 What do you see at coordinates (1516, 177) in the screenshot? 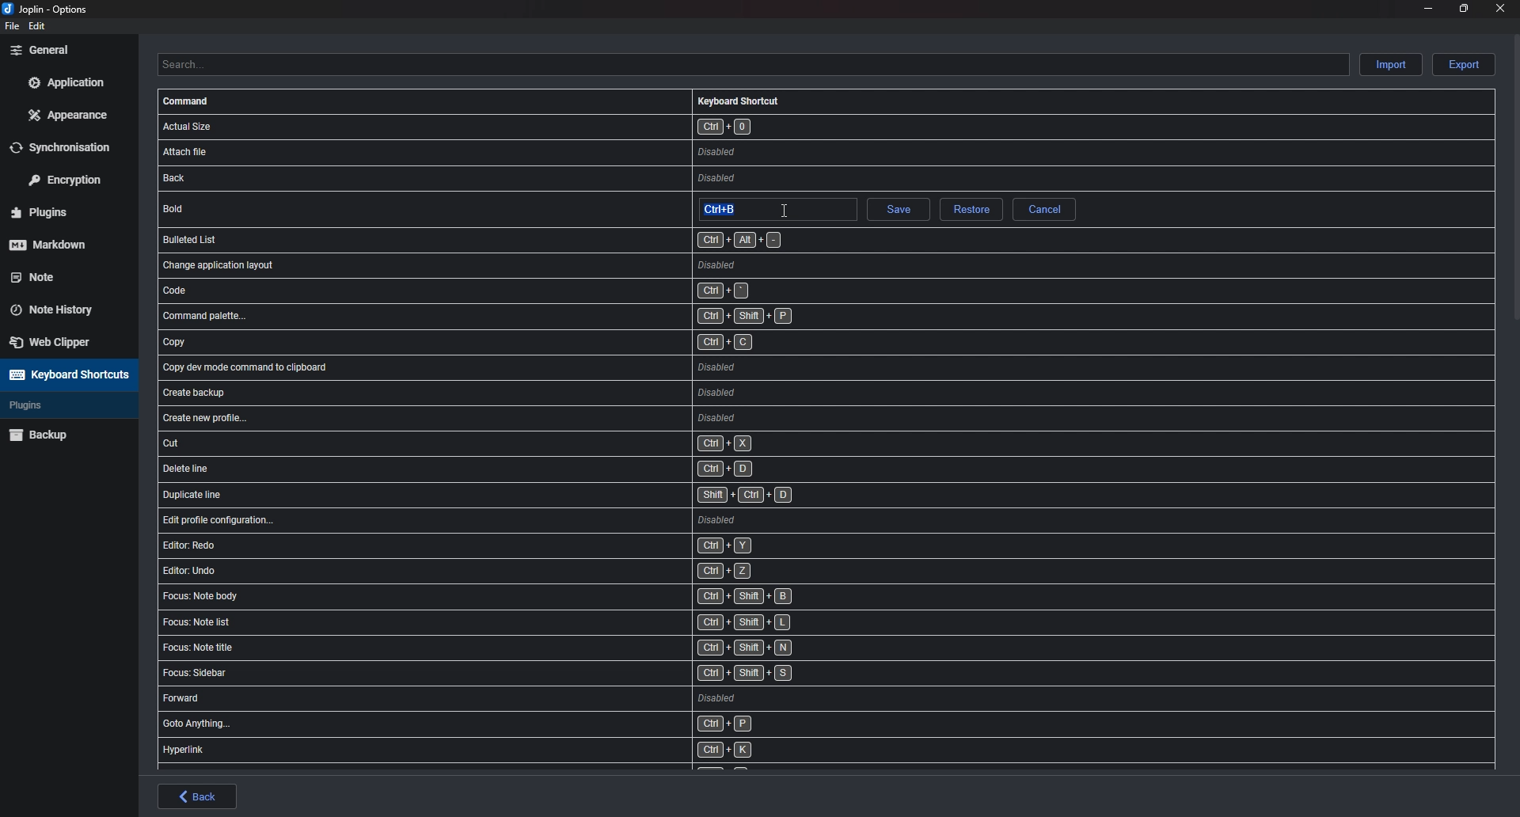
I see `scroll bar` at bounding box center [1516, 177].